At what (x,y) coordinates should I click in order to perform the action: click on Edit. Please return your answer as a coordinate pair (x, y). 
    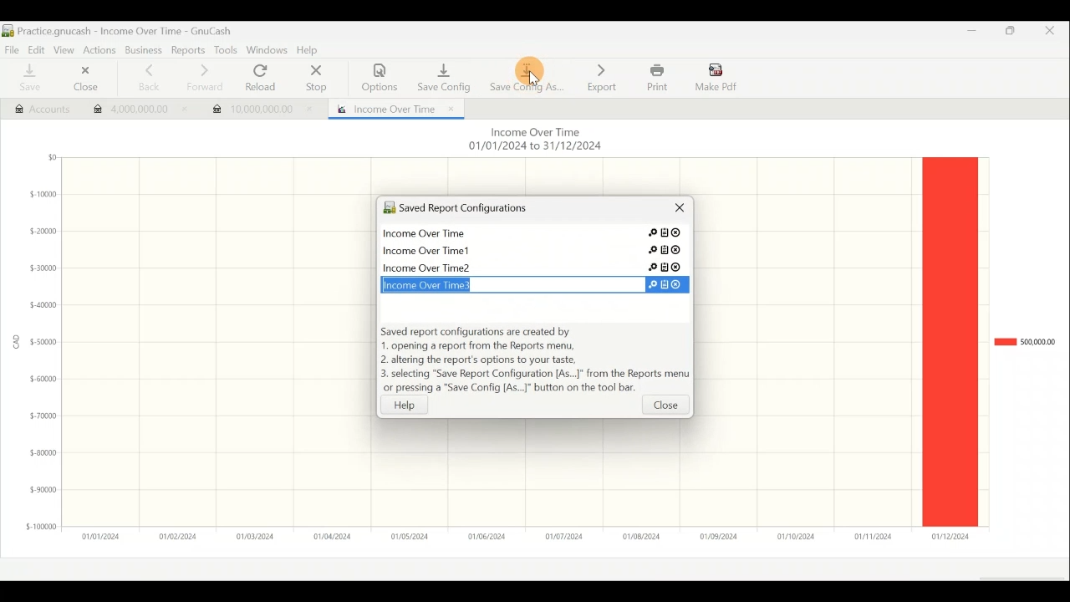
    Looking at the image, I should click on (33, 48).